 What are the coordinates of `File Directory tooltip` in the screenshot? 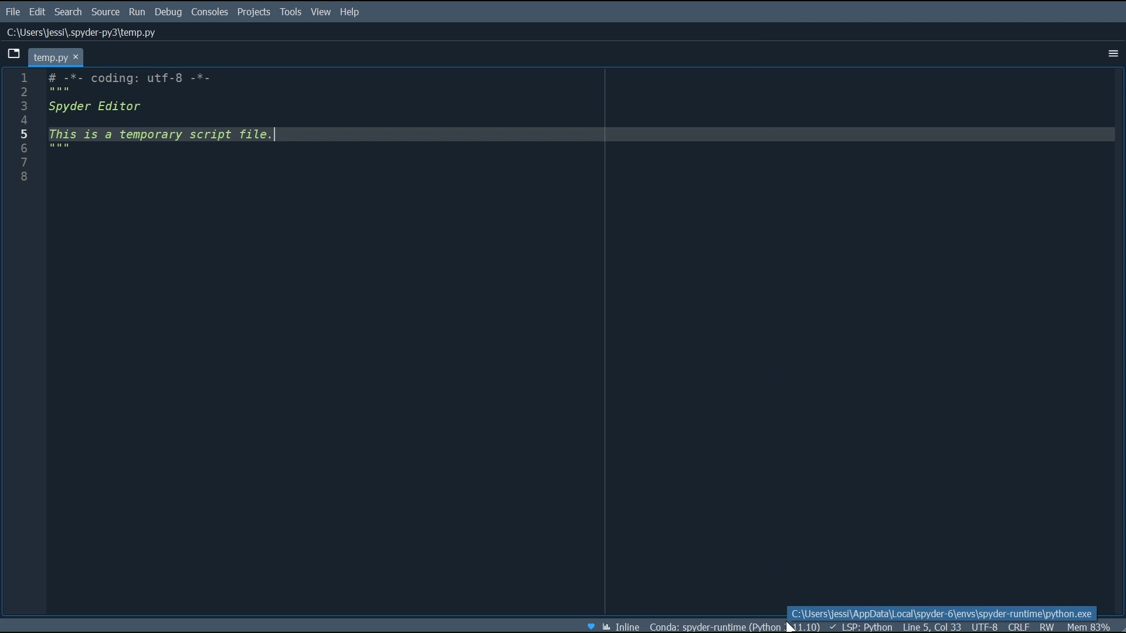 It's located at (942, 611).